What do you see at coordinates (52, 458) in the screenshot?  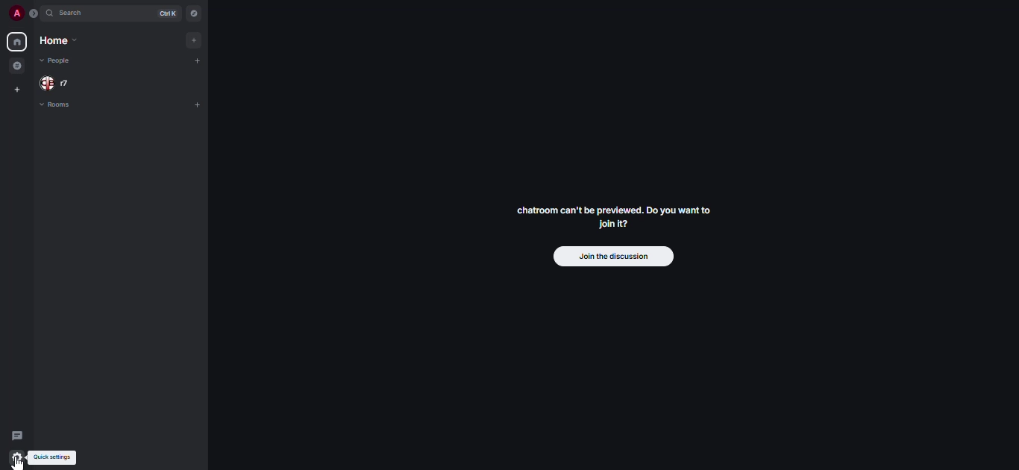 I see `quick settings` at bounding box center [52, 458].